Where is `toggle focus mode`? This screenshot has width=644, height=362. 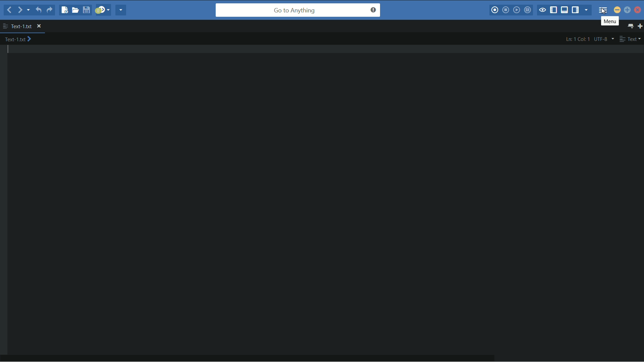 toggle focus mode is located at coordinates (542, 10).